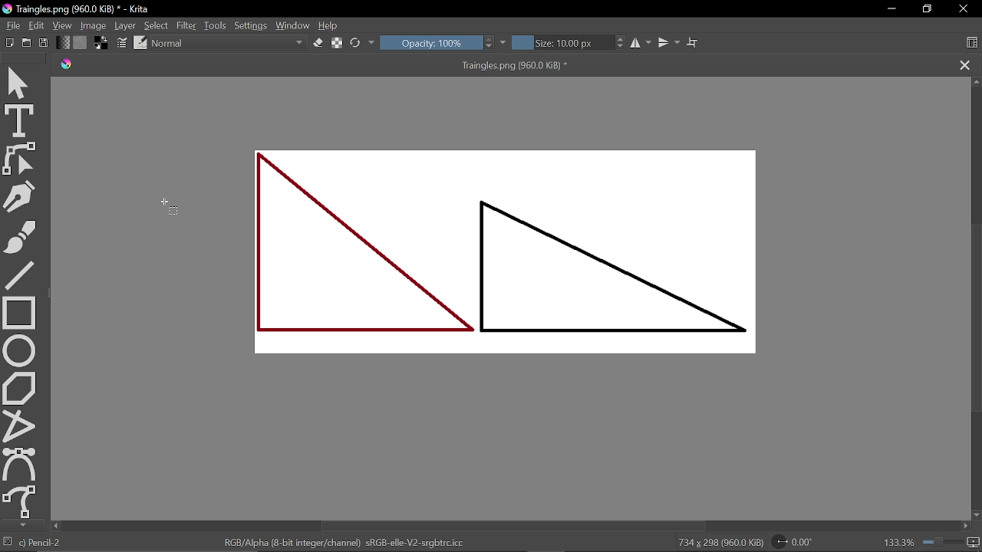 This screenshot has height=552, width=982. What do you see at coordinates (929, 10) in the screenshot?
I see `Restore down` at bounding box center [929, 10].